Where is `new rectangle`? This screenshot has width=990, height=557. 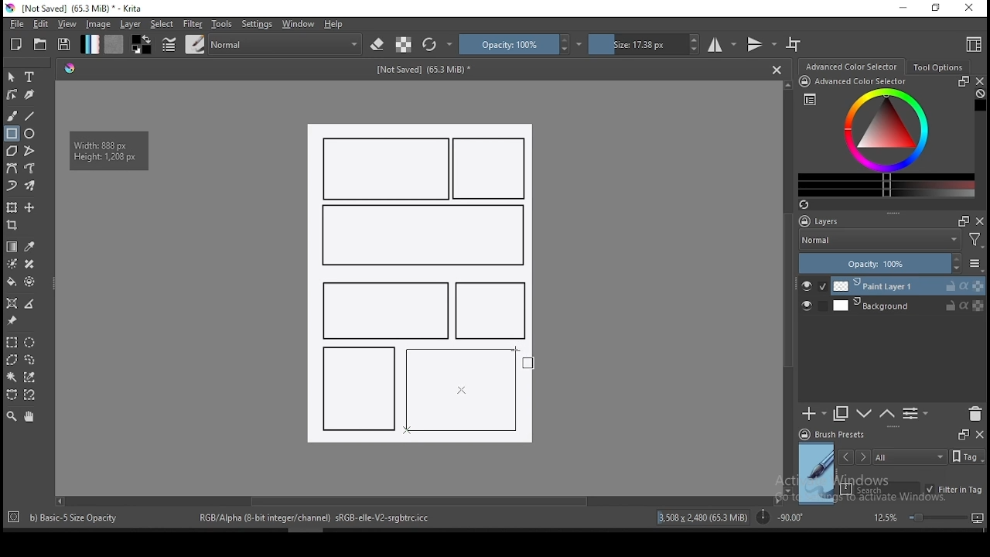 new rectangle is located at coordinates (492, 169).